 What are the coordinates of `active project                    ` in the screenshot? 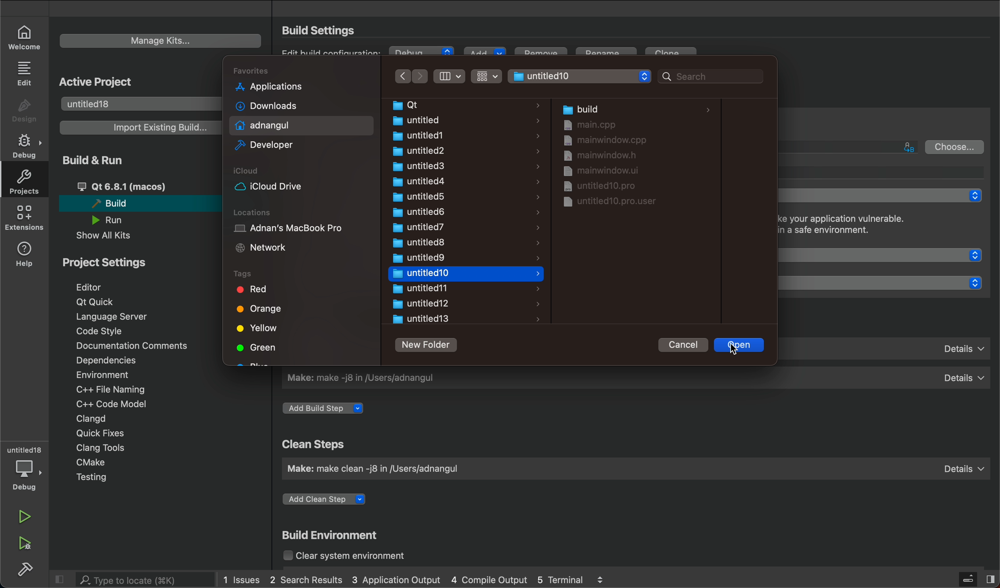 It's located at (106, 81).